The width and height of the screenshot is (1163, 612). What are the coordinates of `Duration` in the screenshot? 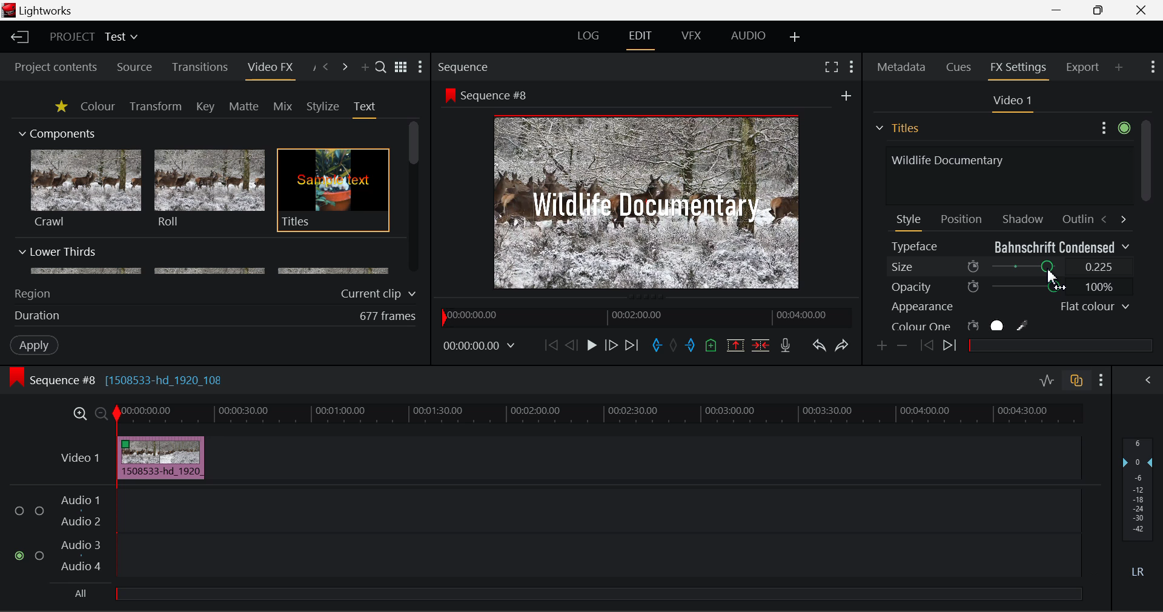 It's located at (39, 316).